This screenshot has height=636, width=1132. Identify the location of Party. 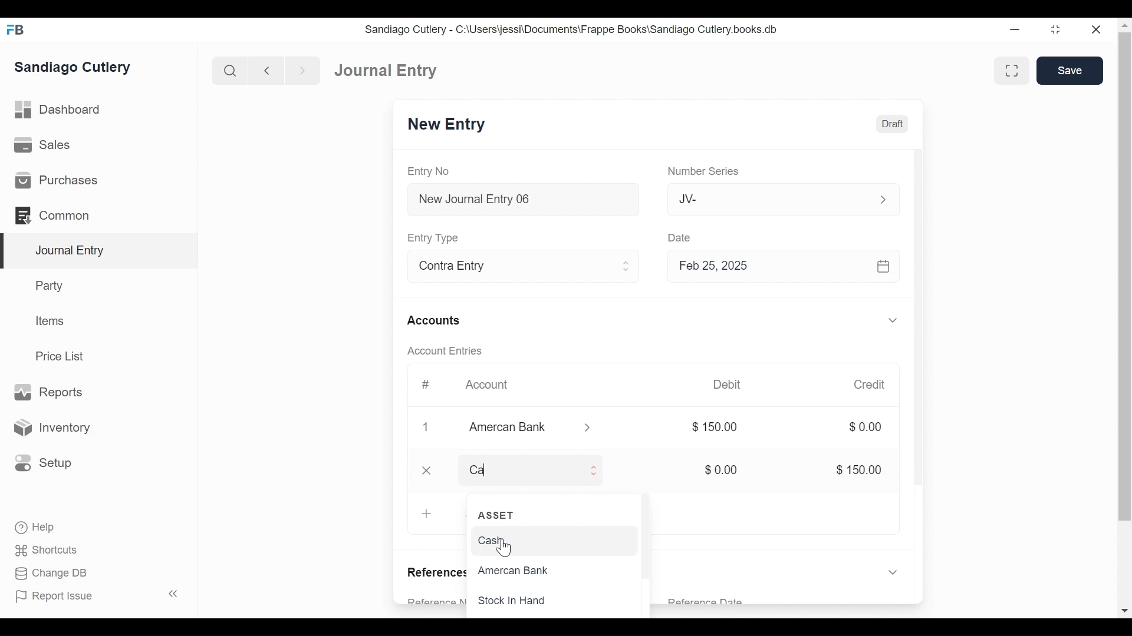
(52, 285).